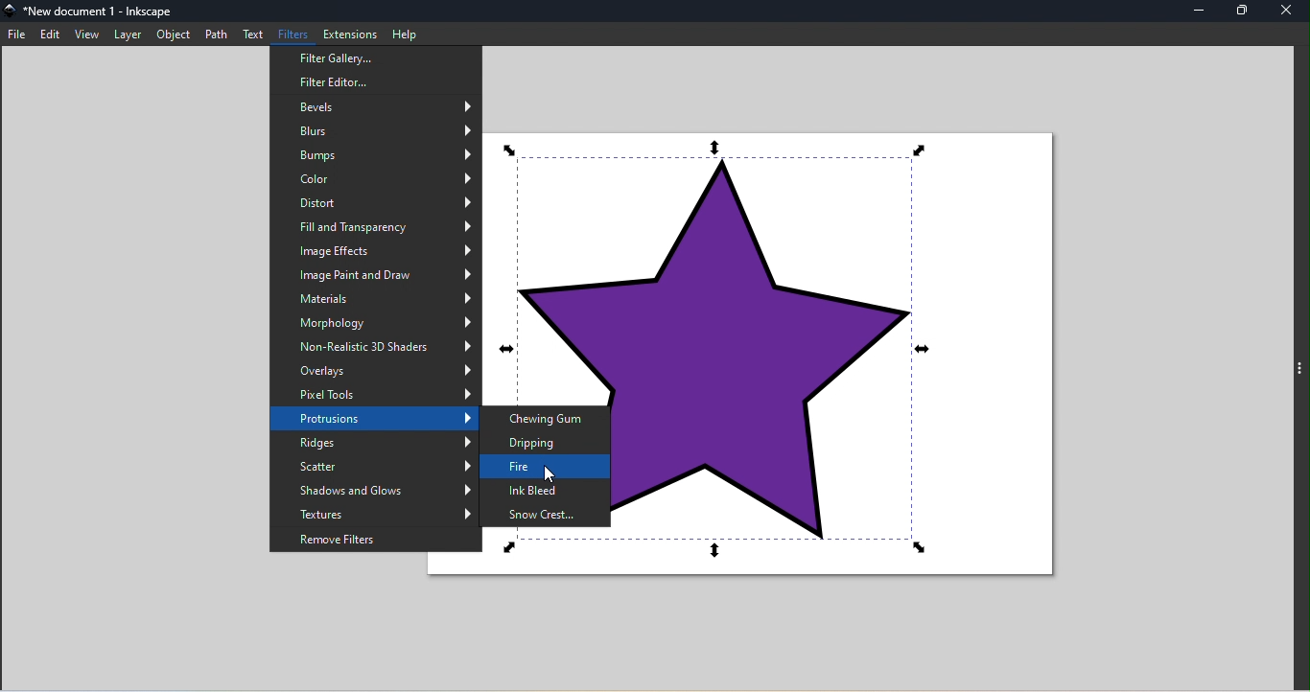 The image size is (1310, 692). What do you see at coordinates (17, 36) in the screenshot?
I see `File` at bounding box center [17, 36].